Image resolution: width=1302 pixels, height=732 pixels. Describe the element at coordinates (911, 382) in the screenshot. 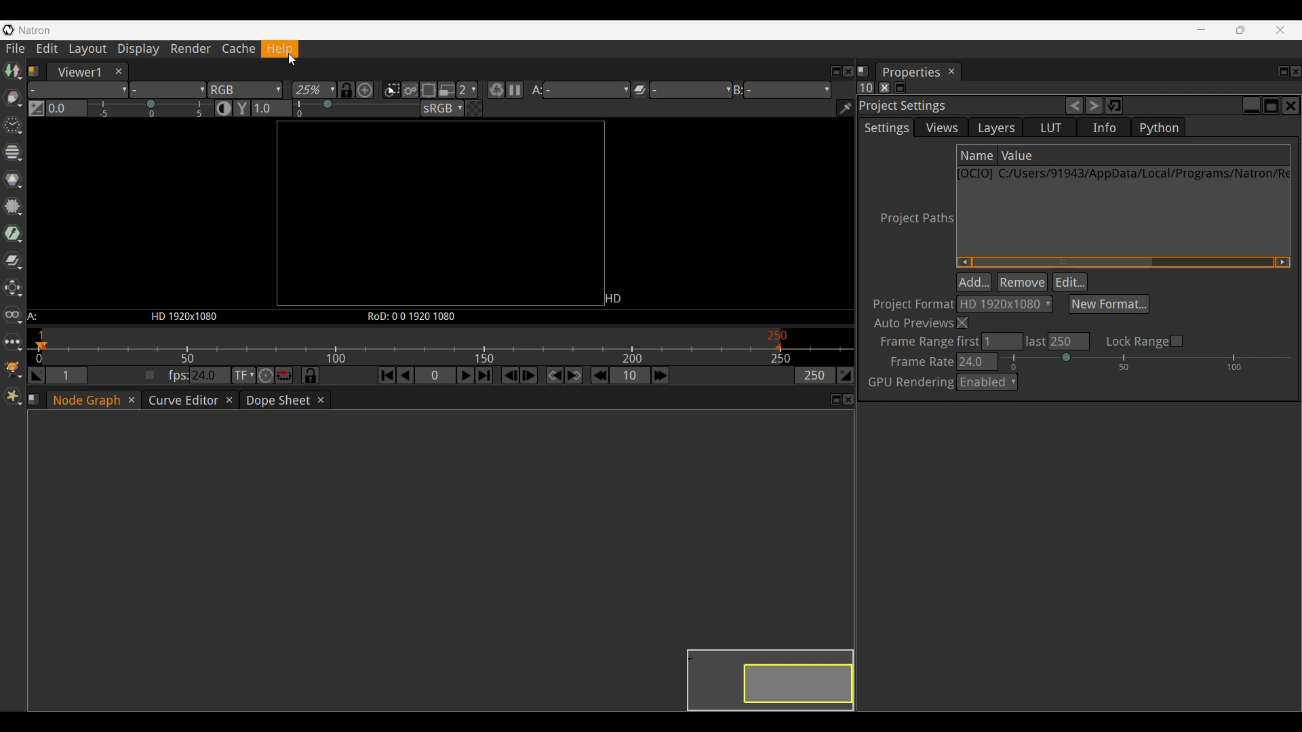

I see `GPU rendering` at that location.